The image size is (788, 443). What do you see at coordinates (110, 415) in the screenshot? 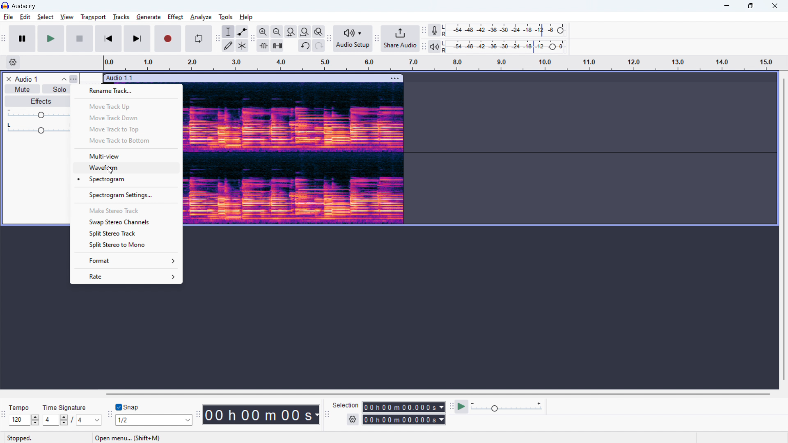
I see `snapping toolbar` at bounding box center [110, 415].